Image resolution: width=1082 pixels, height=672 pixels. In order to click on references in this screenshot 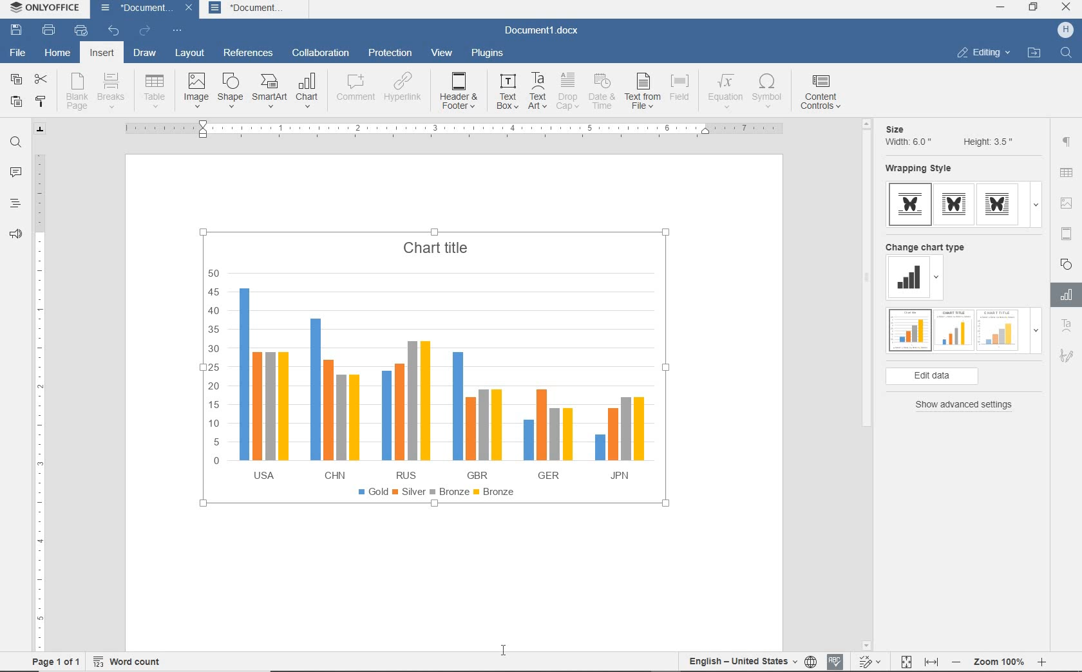, I will do `click(249, 54)`.